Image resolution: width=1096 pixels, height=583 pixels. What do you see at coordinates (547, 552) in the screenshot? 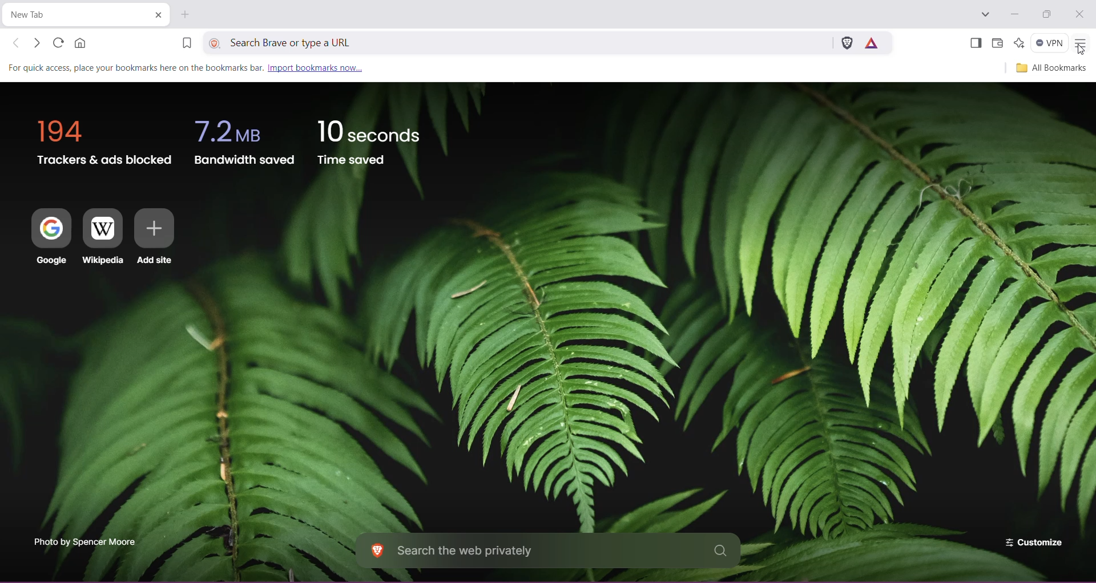
I see `Search the web privately` at bounding box center [547, 552].